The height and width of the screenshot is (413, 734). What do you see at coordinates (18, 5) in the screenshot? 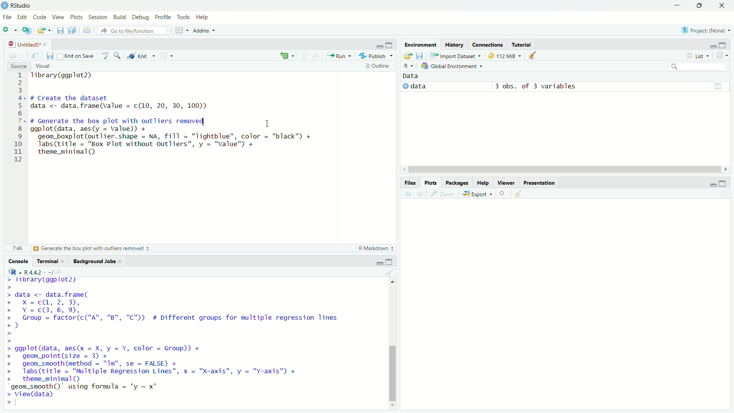
I see `RStudio` at bounding box center [18, 5].